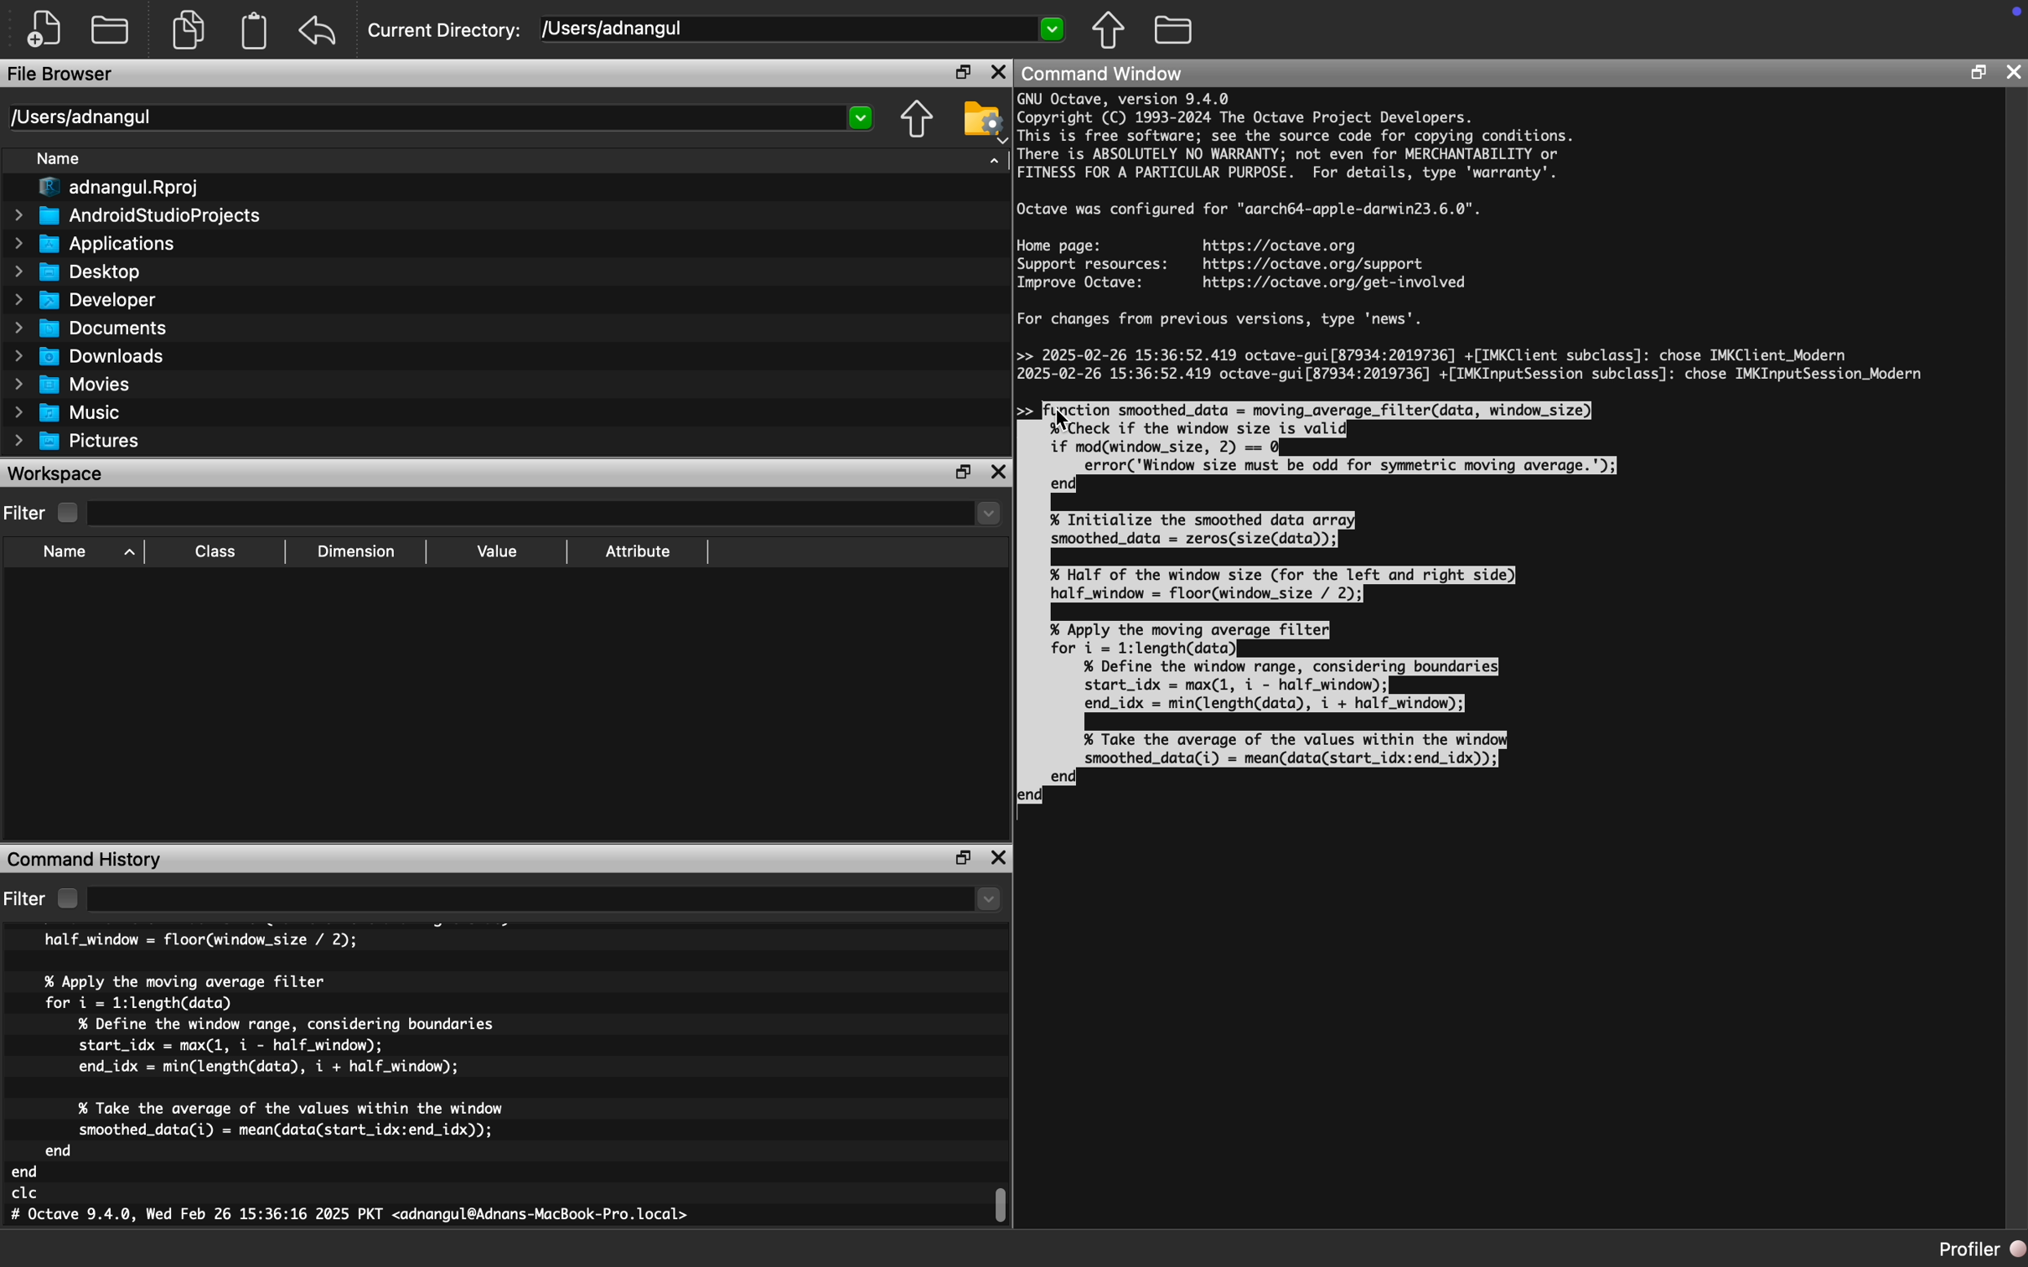 The height and width of the screenshot is (1267, 2028). What do you see at coordinates (322, 31) in the screenshot?
I see `Redo` at bounding box center [322, 31].